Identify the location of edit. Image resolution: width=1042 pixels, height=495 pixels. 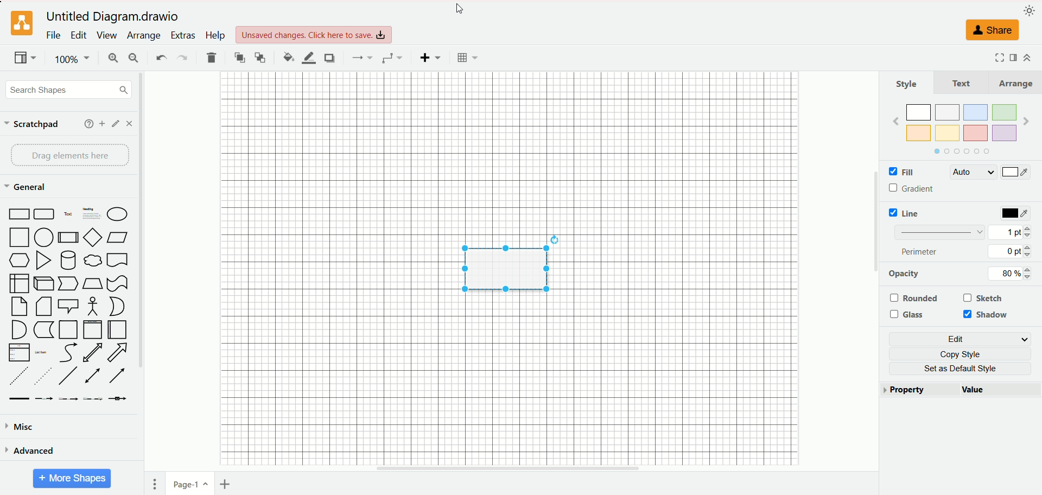
(962, 339).